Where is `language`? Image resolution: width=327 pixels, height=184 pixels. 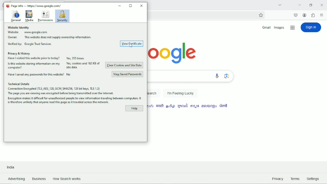 language is located at coordinates (182, 106).